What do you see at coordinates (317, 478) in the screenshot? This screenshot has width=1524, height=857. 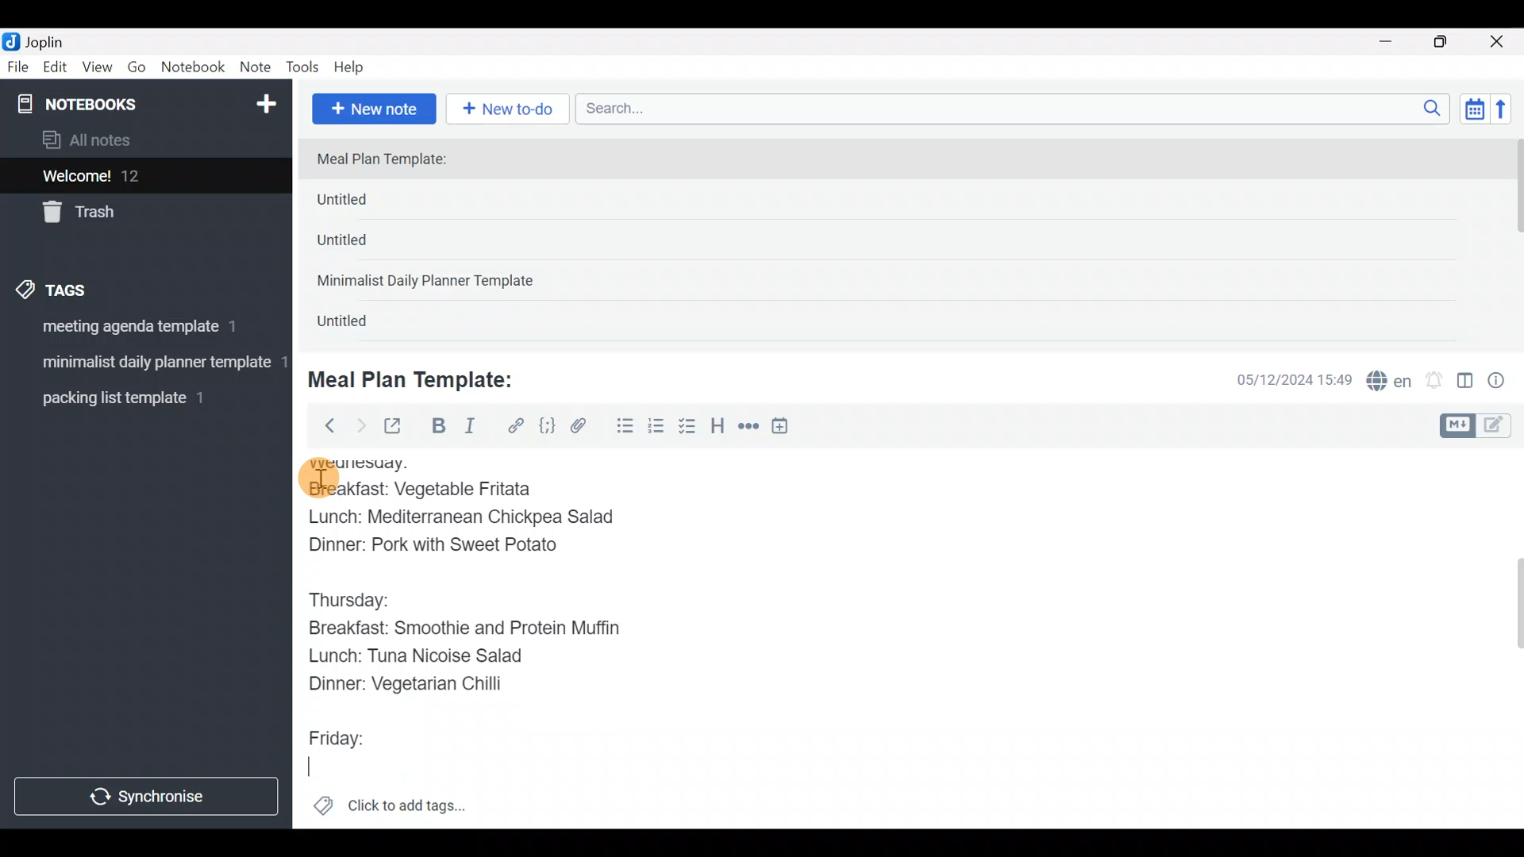 I see `cursor` at bounding box center [317, 478].